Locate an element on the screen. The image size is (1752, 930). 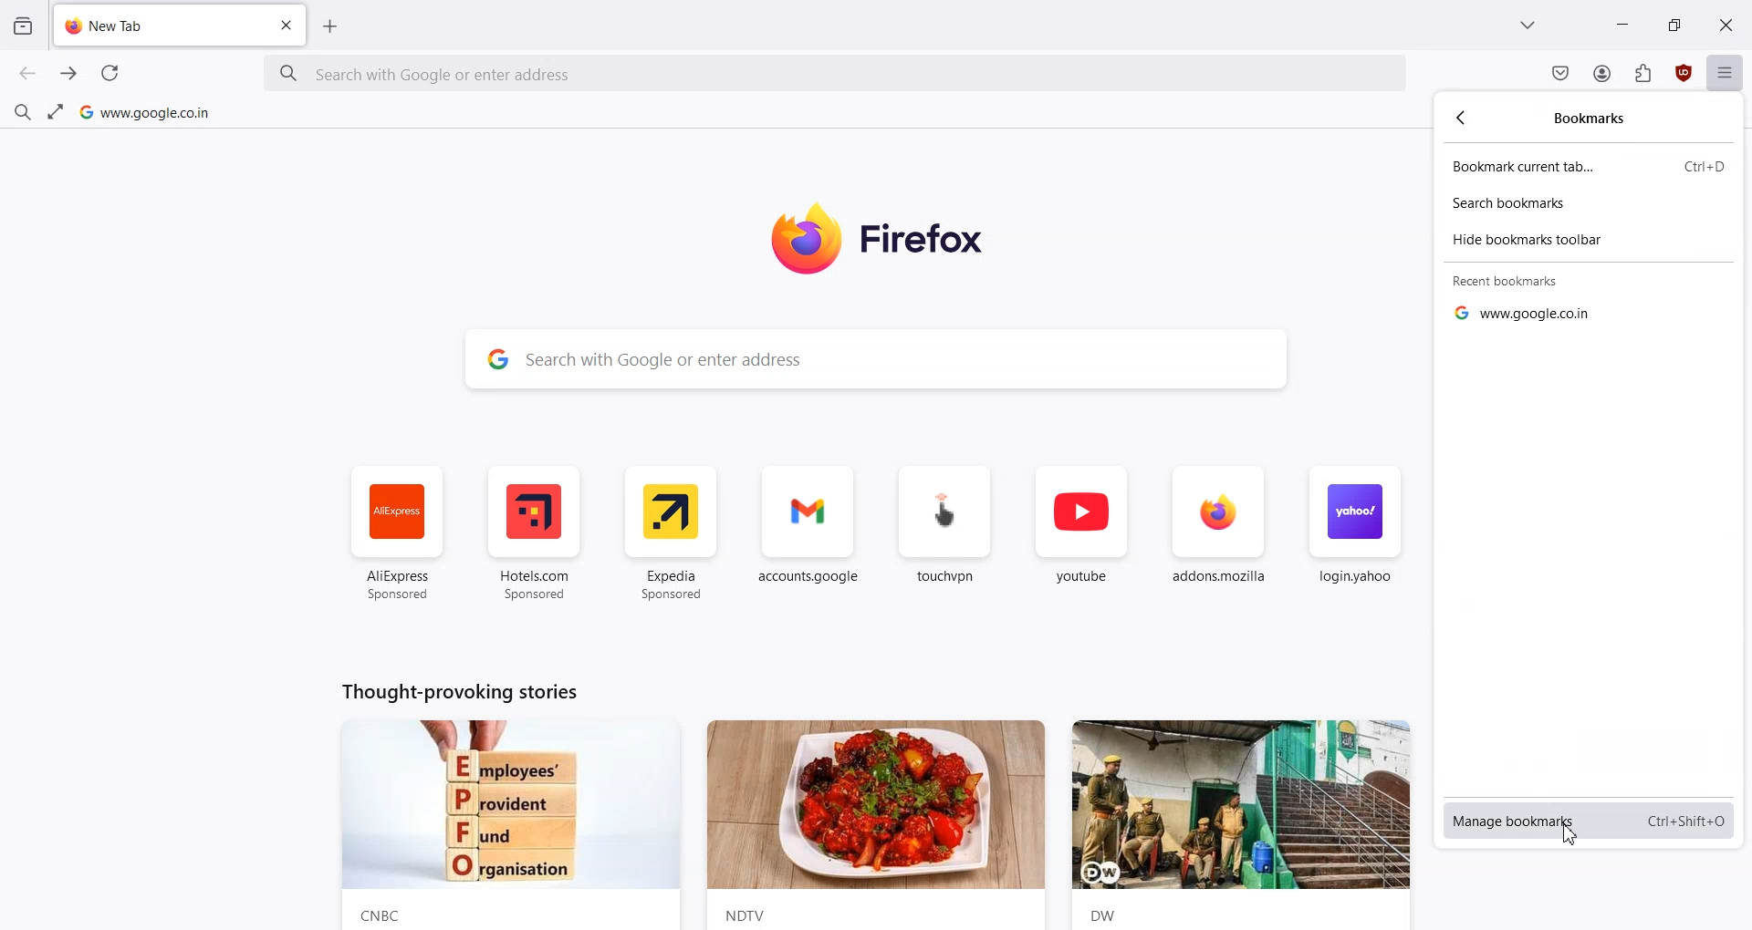
Google hyperlink is located at coordinates (1528, 314).